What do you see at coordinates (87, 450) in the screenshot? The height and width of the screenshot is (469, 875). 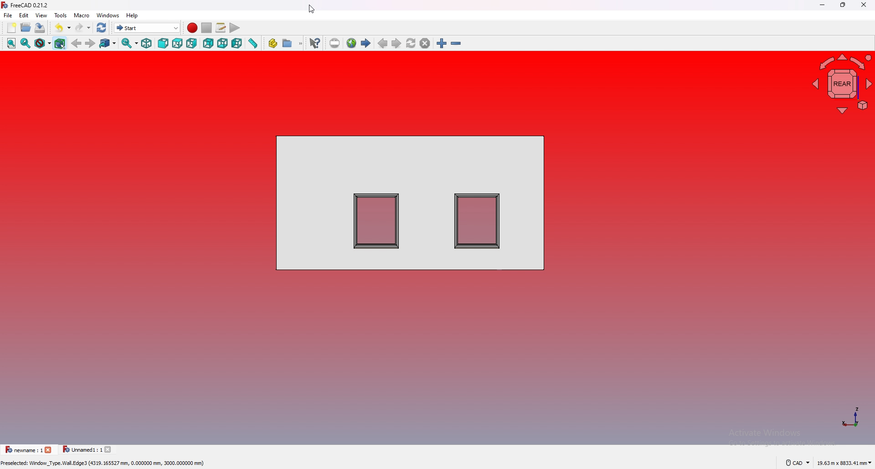 I see `tab 2` at bounding box center [87, 450].